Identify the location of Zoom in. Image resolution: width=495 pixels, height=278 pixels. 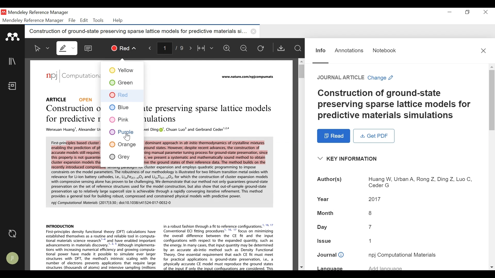
(226, 48).